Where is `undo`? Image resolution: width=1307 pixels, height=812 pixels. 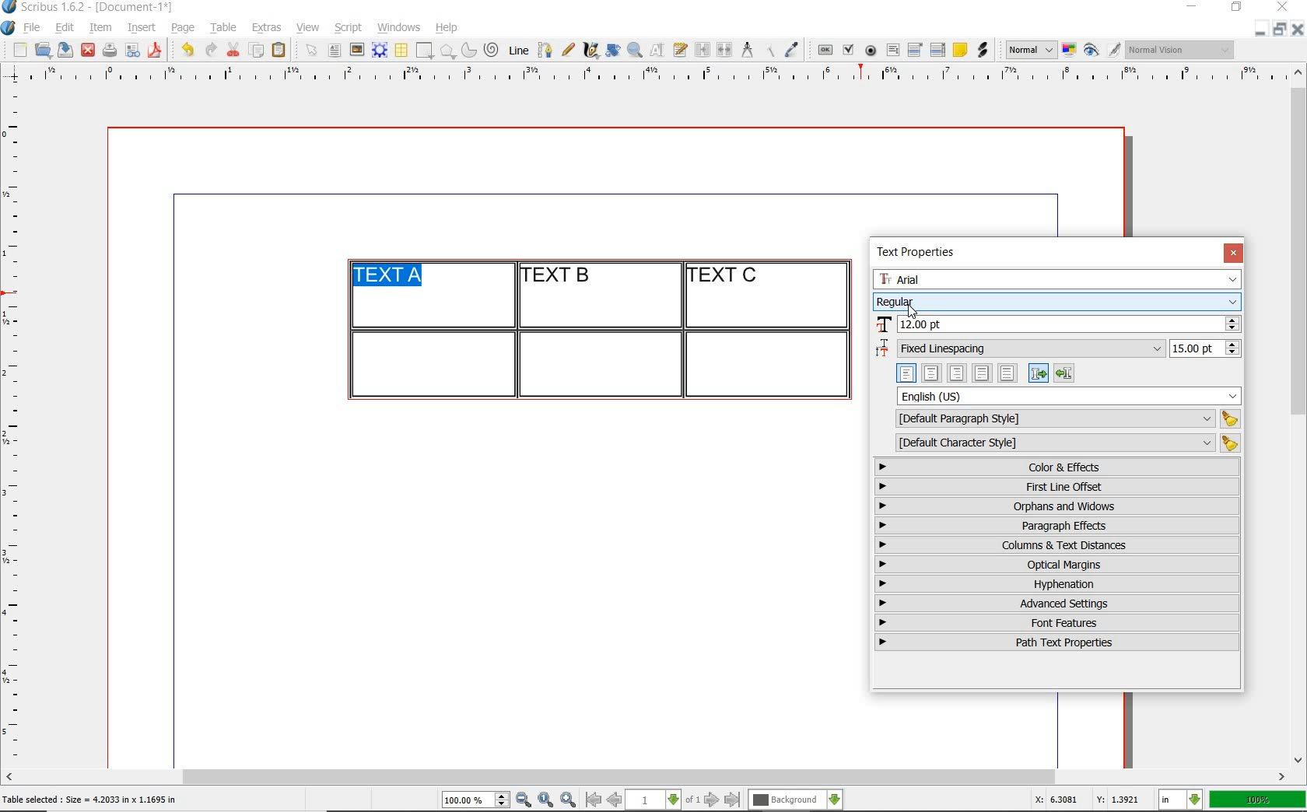
undo is located at coordinates (187, 50).